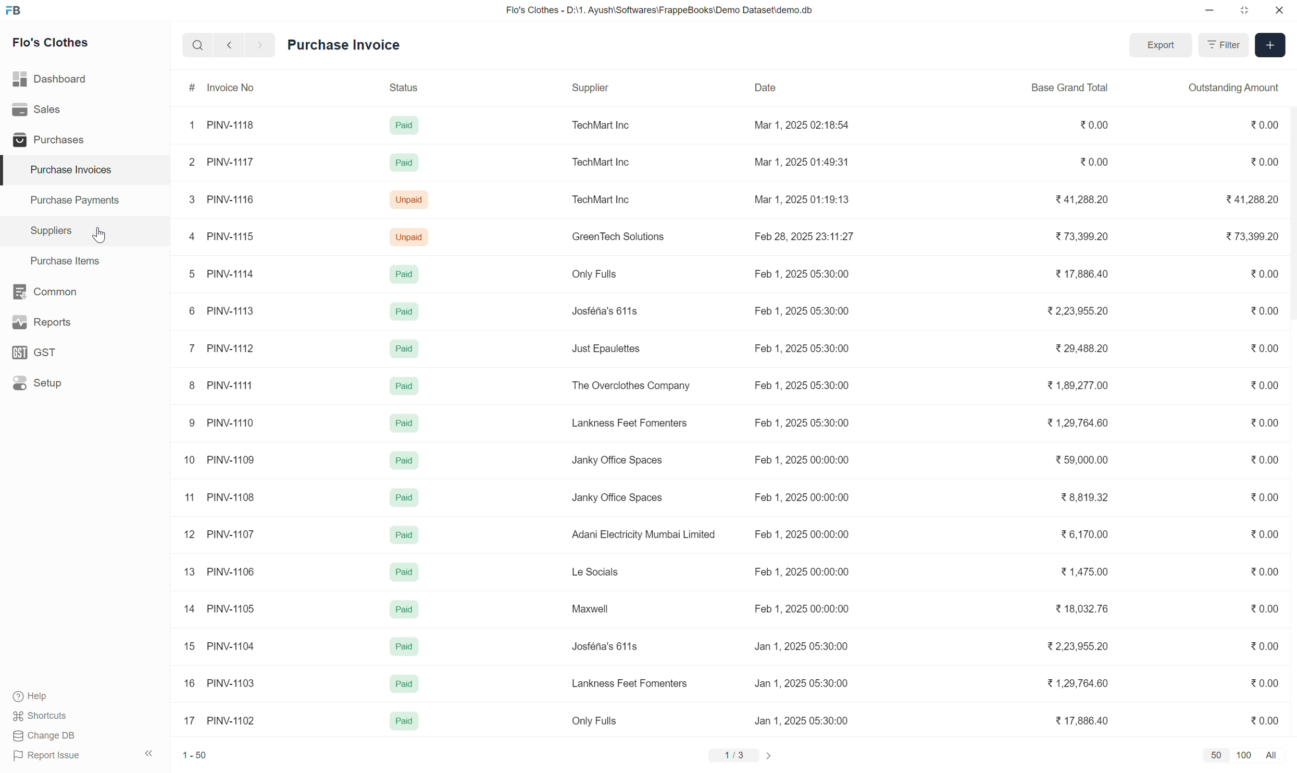  I want to click on Paid, so click(403, 607).